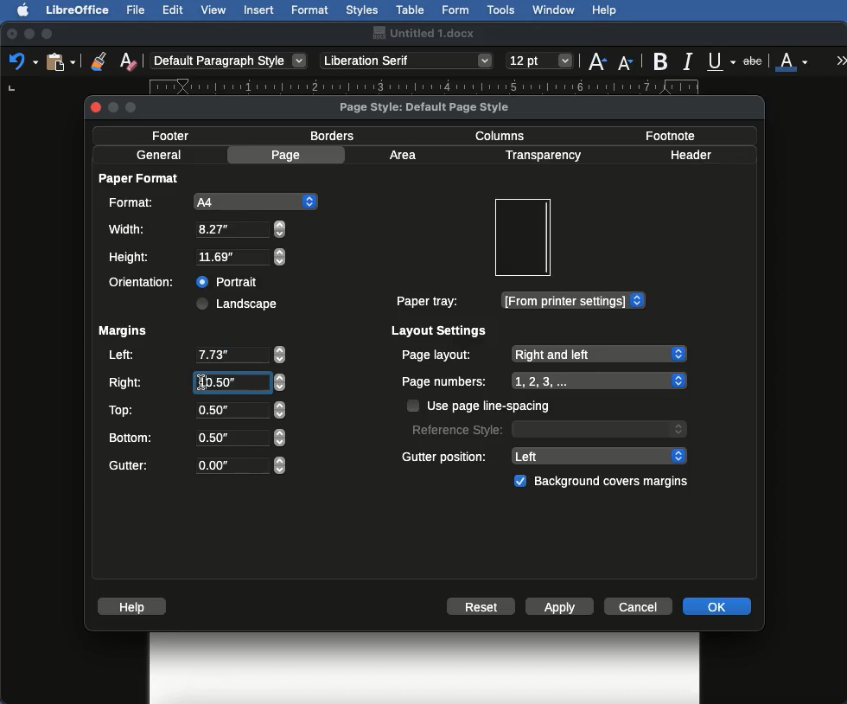  I want to click on Size, so click(541, 61).